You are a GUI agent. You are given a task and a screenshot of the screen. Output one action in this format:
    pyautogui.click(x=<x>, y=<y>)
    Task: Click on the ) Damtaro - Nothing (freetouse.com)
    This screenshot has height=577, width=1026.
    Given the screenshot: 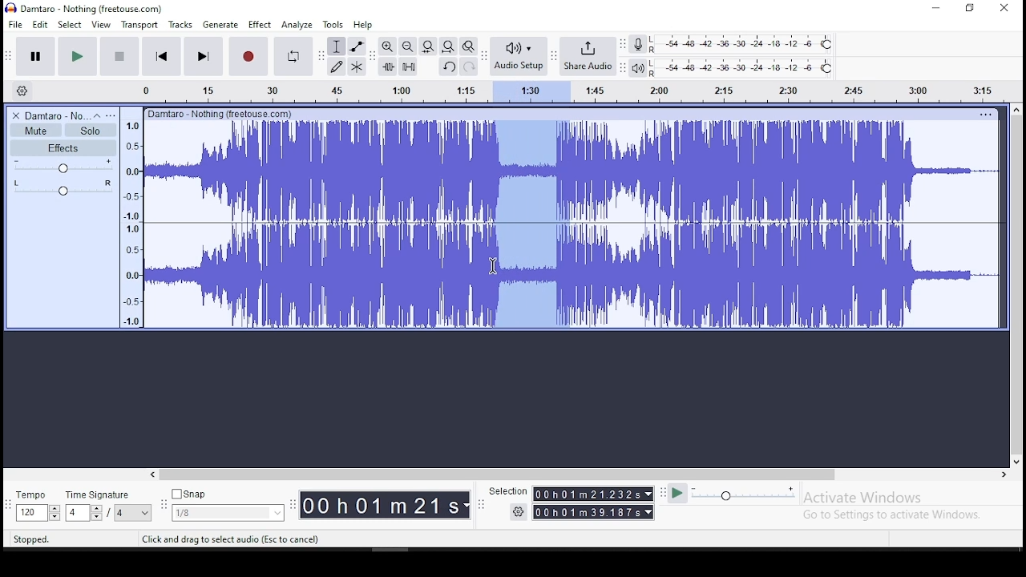 What is the action you would take?
    pyautogui.click(x=86, y=8)
    